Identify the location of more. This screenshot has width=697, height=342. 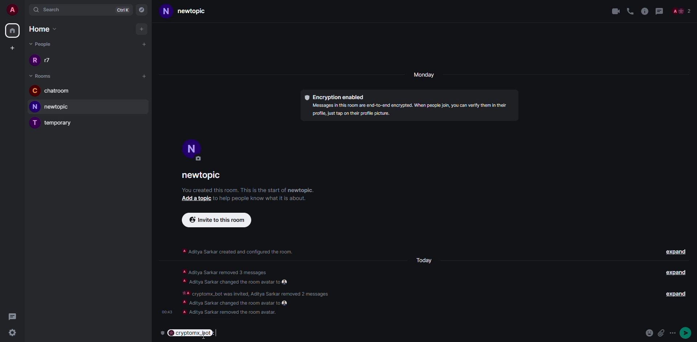
(689, 334).